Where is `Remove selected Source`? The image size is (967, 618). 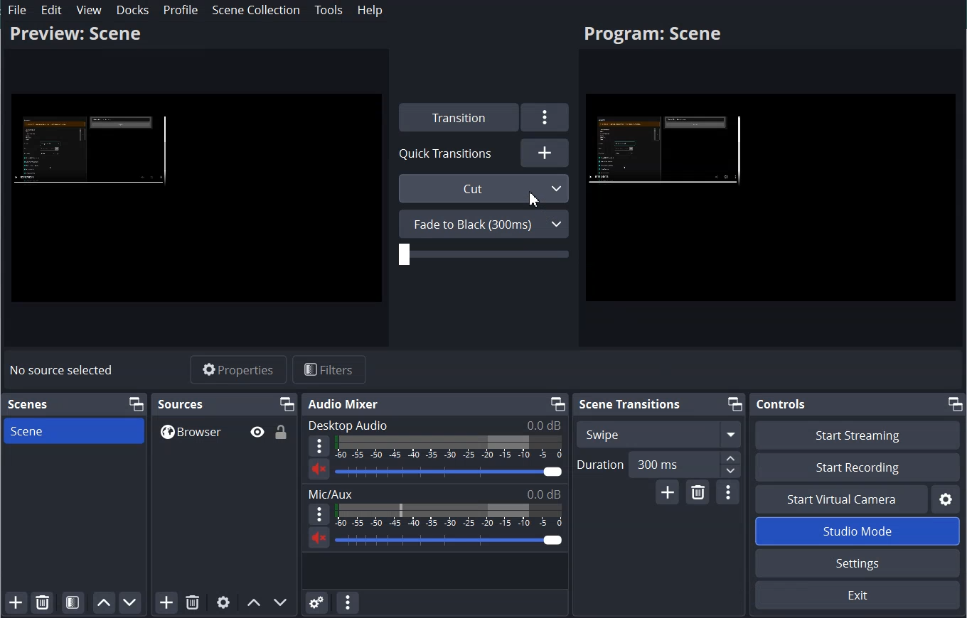 Remove selected Source is located at coordinates (193, 602).